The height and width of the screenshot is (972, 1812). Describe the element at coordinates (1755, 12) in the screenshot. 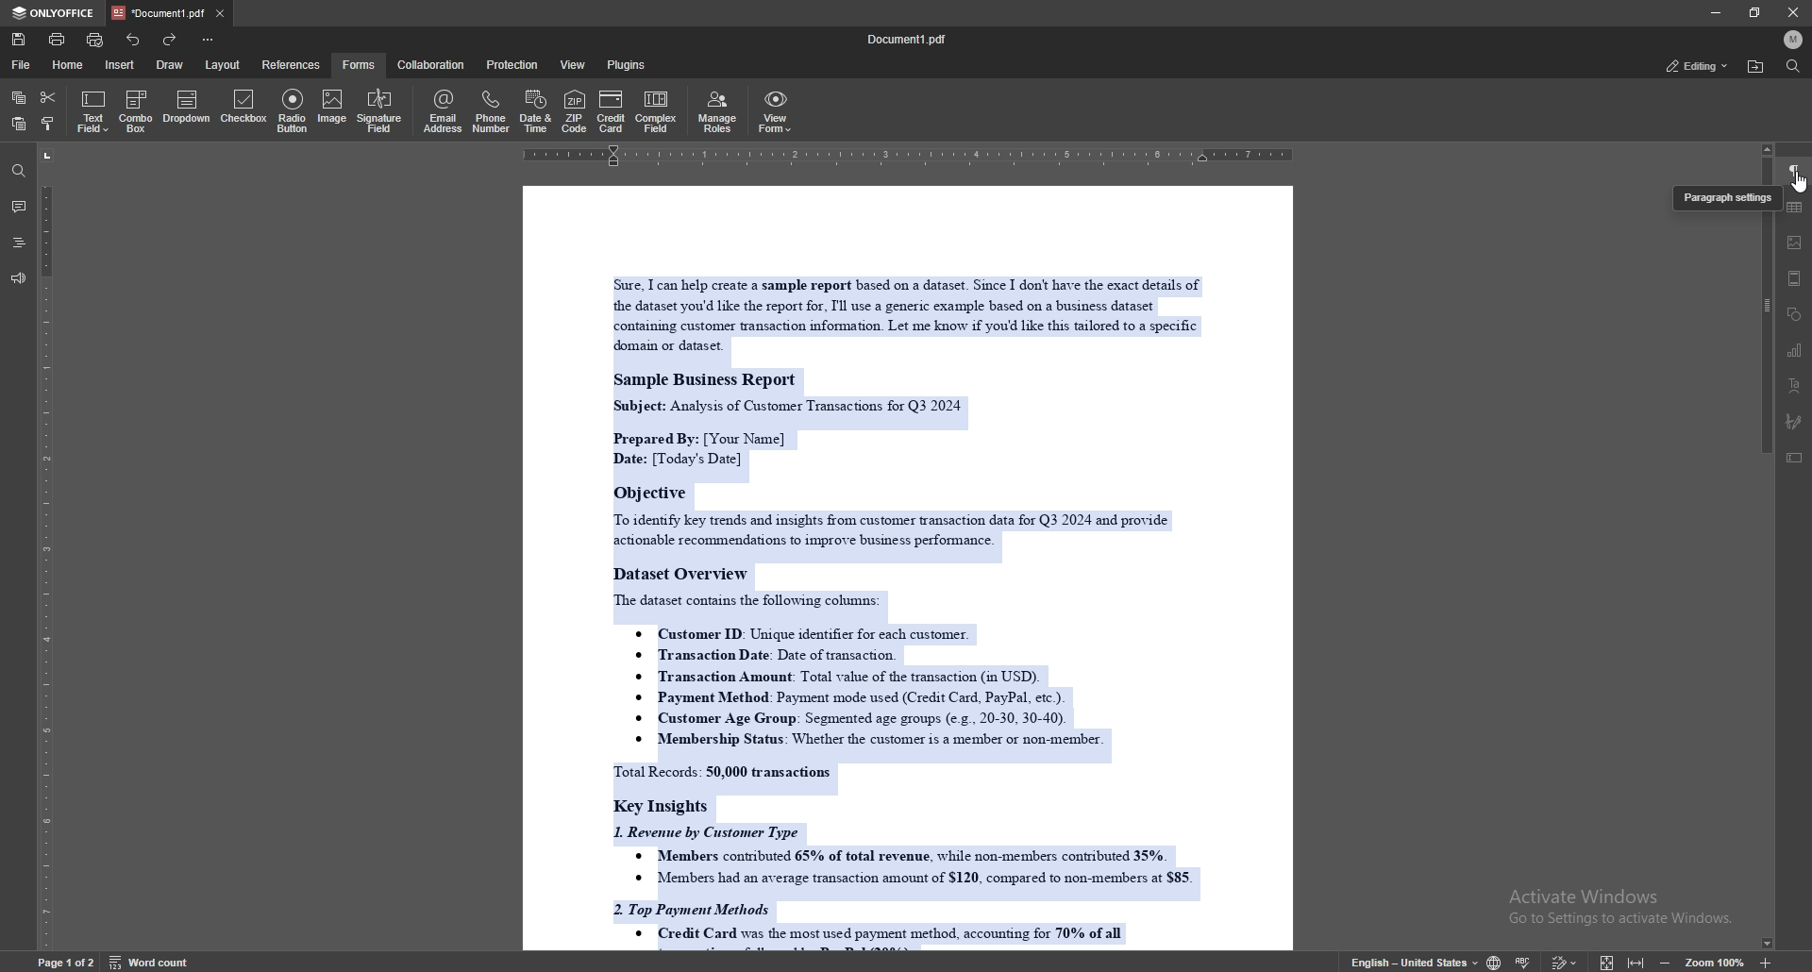

I see `resize` at that location.